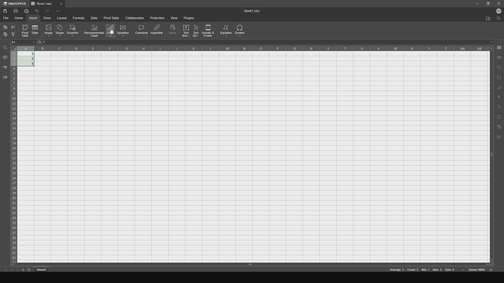 The height and width of the screenshot is (283, 504). I want to click on feedback and support, so click(4, 78).